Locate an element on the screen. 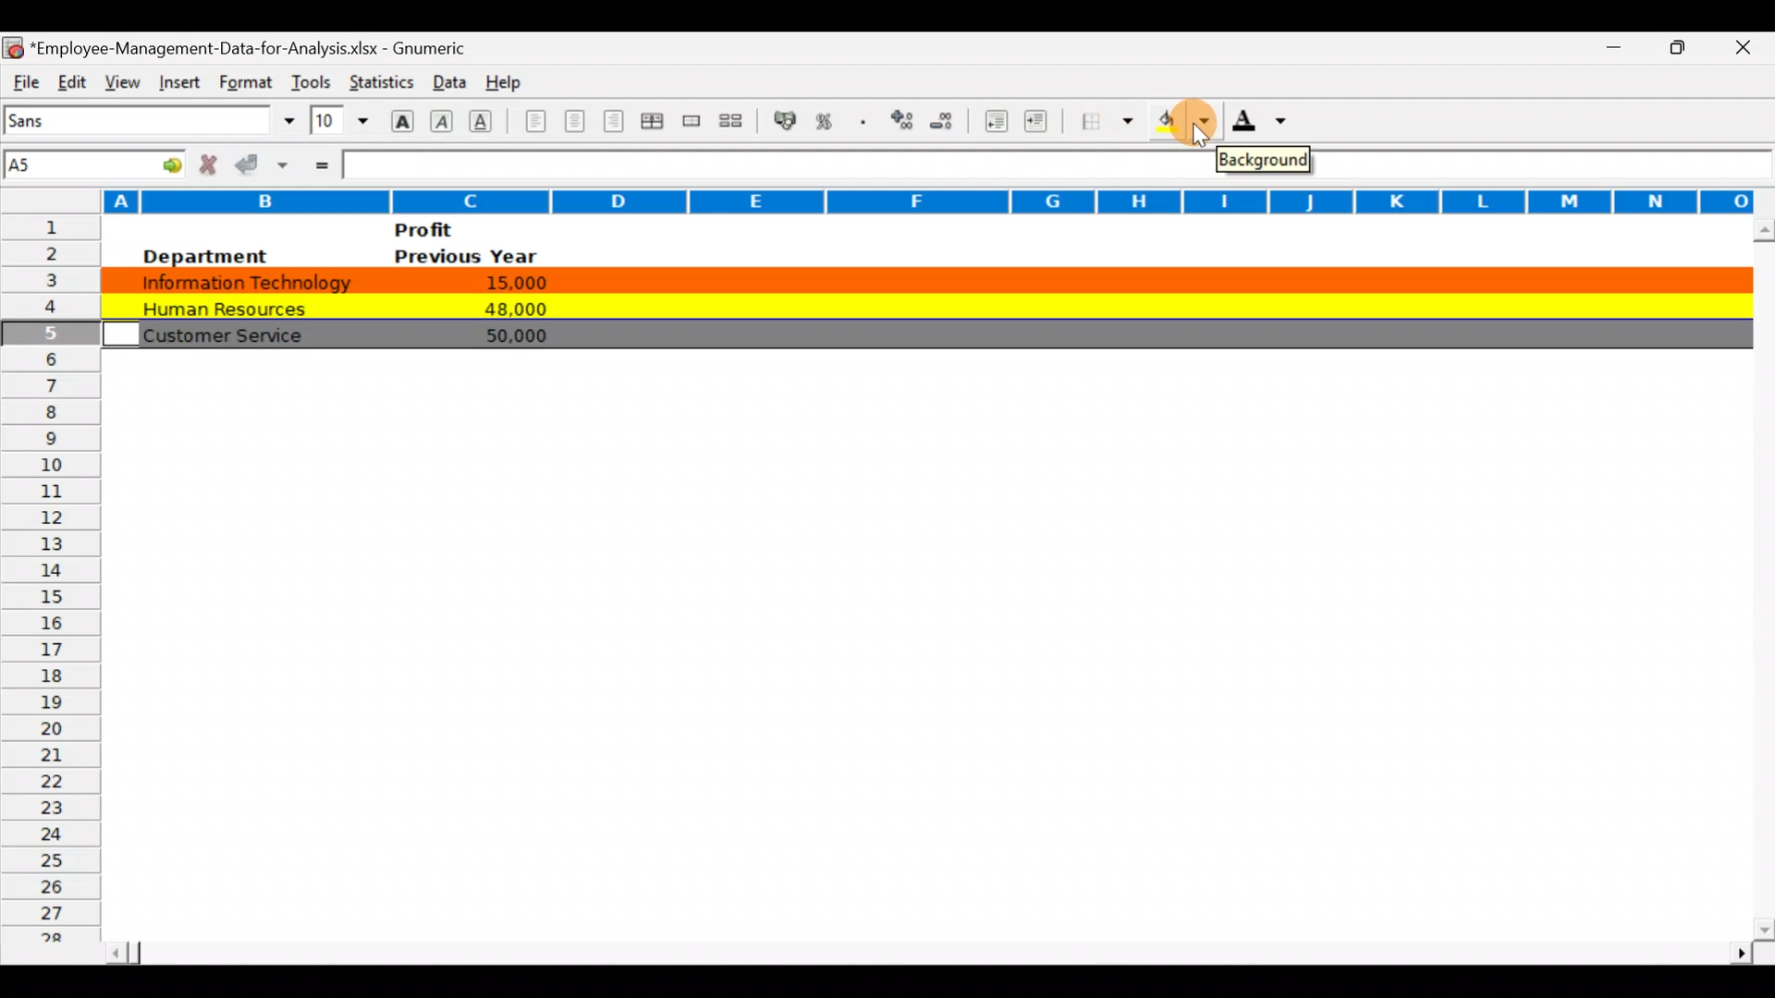  *Employee-Management-Data-for-Analysis.xlsx - Gnumeric is located at coordinates (260, 45).